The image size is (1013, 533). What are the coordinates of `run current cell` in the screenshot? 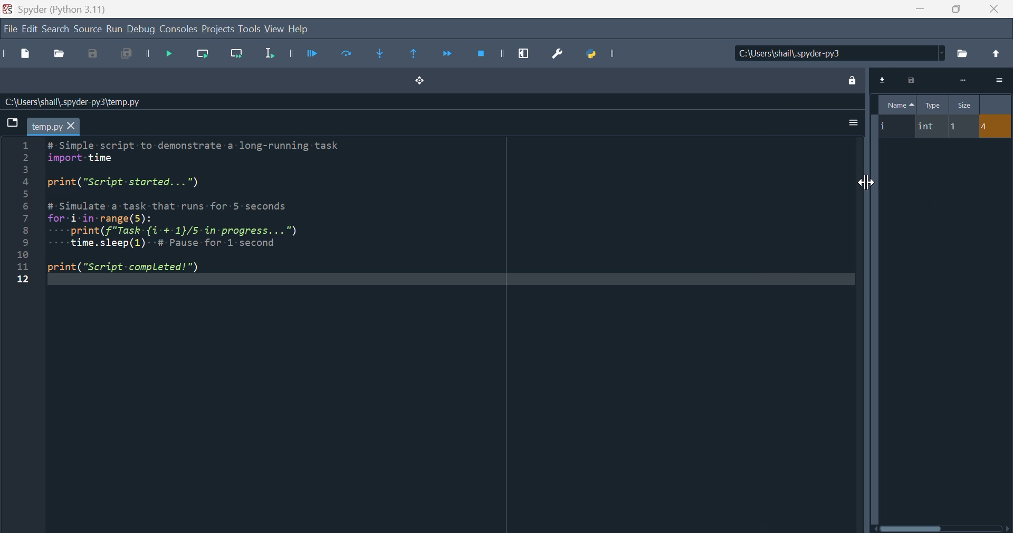 It's located at (342, 56).